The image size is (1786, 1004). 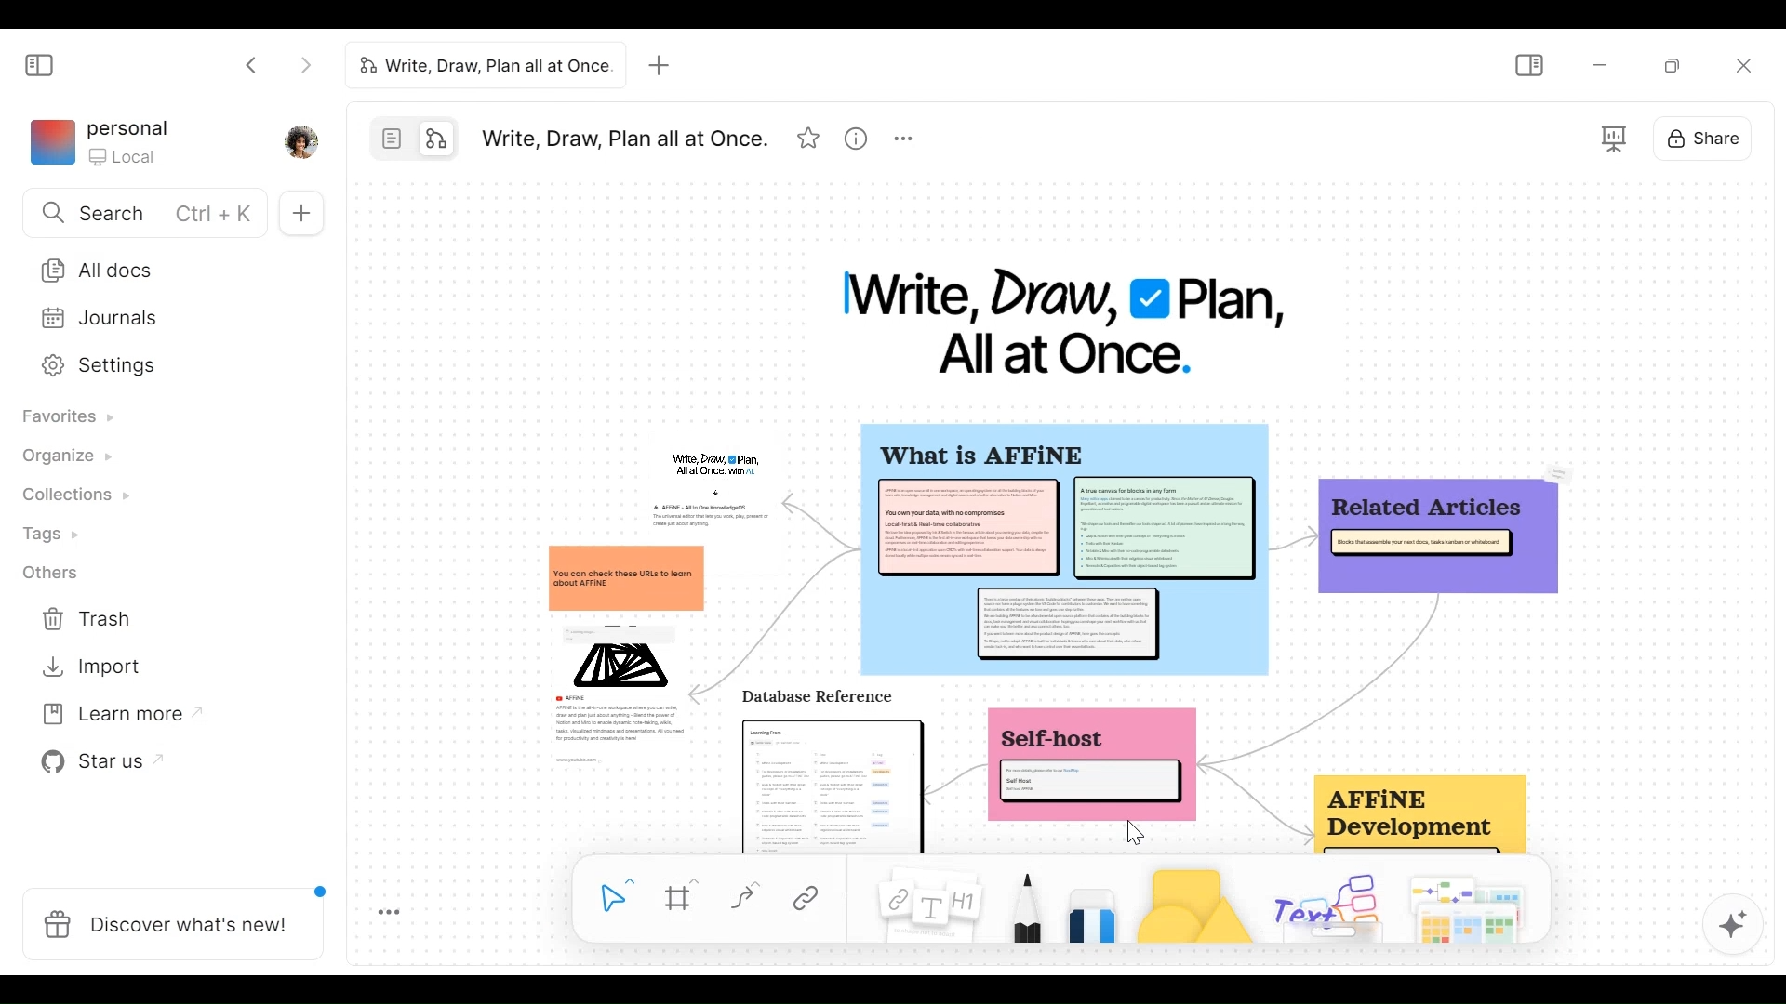 What do you see at coordinates (388, 139) in the screenshot?
I see `Page mode` at bounding box center [388, 139].